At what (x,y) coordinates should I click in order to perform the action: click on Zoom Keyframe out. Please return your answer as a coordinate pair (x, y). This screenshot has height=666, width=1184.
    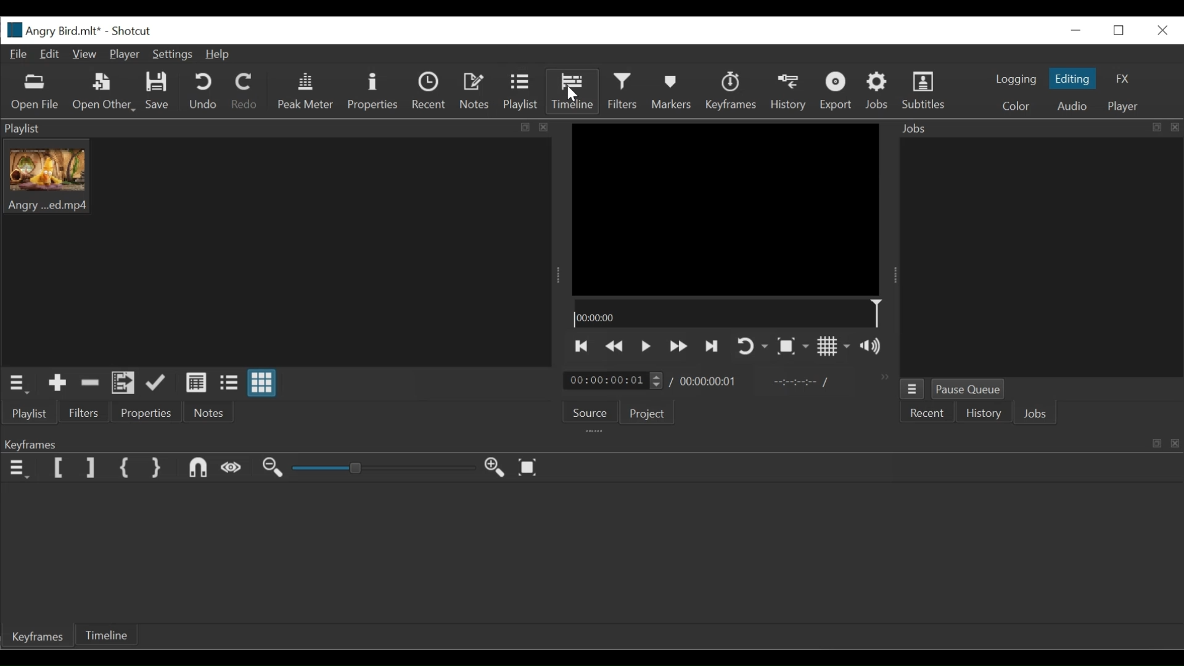
    Looking at the image, I should click on (273, 469).